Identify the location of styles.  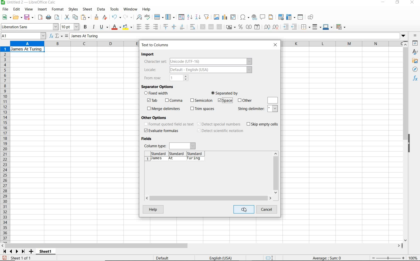
(415, 52).